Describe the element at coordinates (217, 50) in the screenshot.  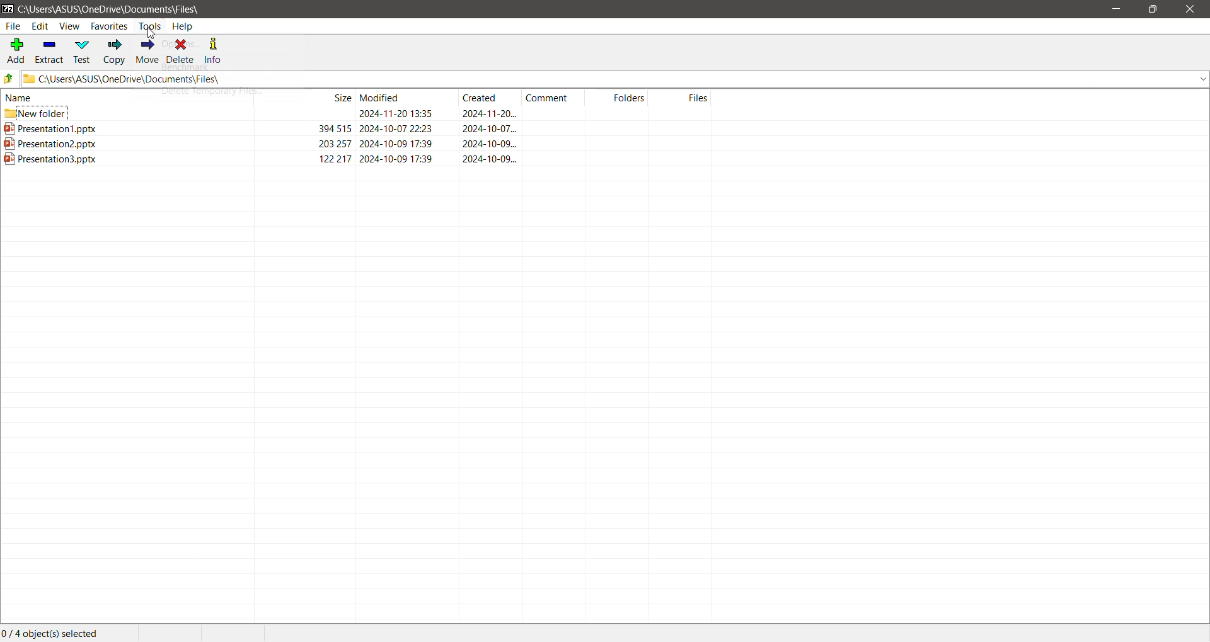
I see `Info` at that location.